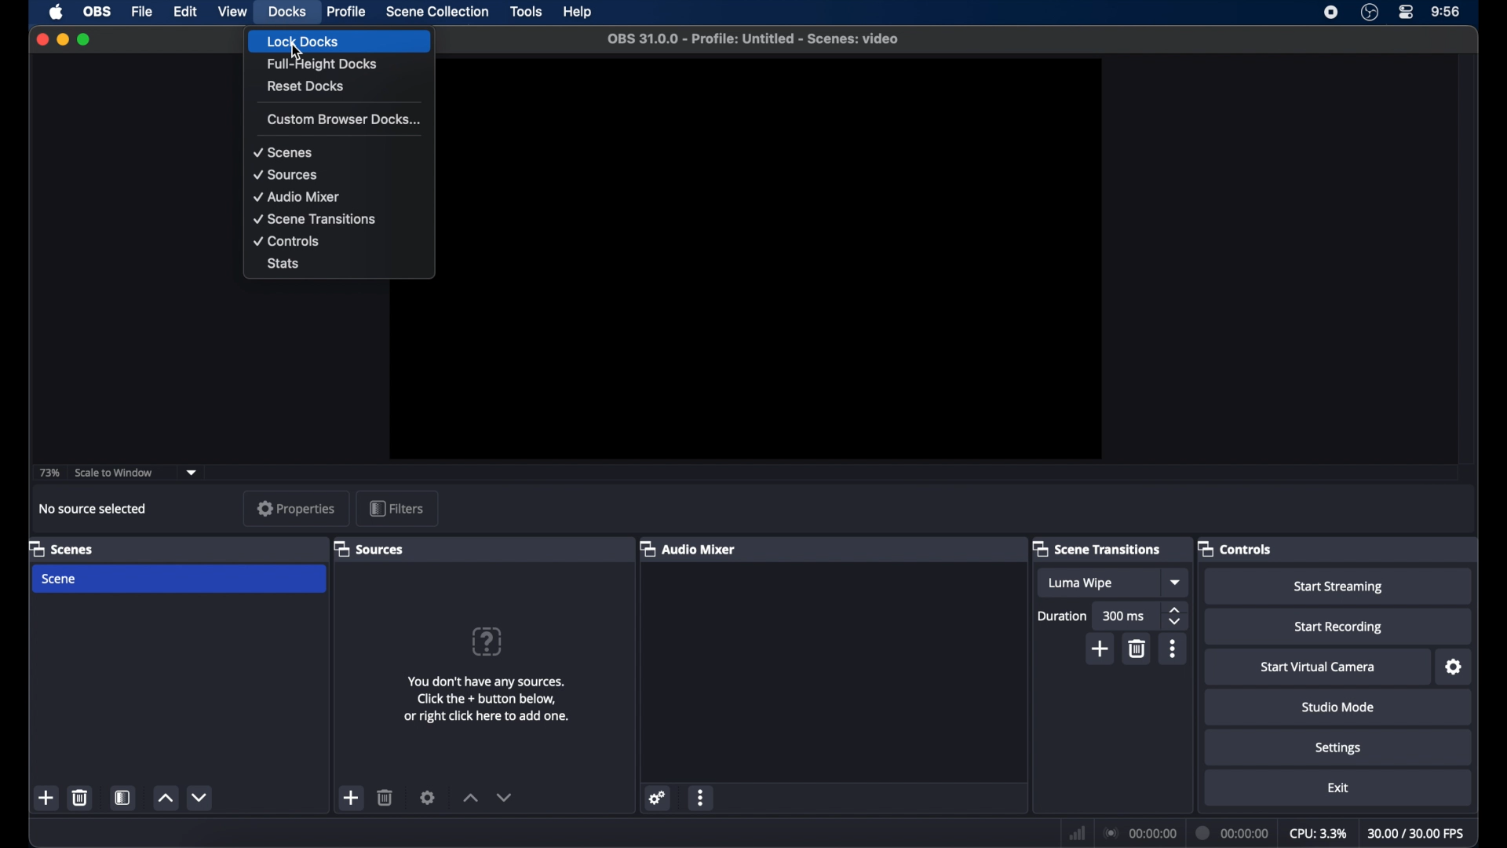 The width and height of the screenshot is (1507, 848). What do you see at coordinates (1102, 550) in the screenshot?
I see `scene transitions` at bounding box center [1102, 550].